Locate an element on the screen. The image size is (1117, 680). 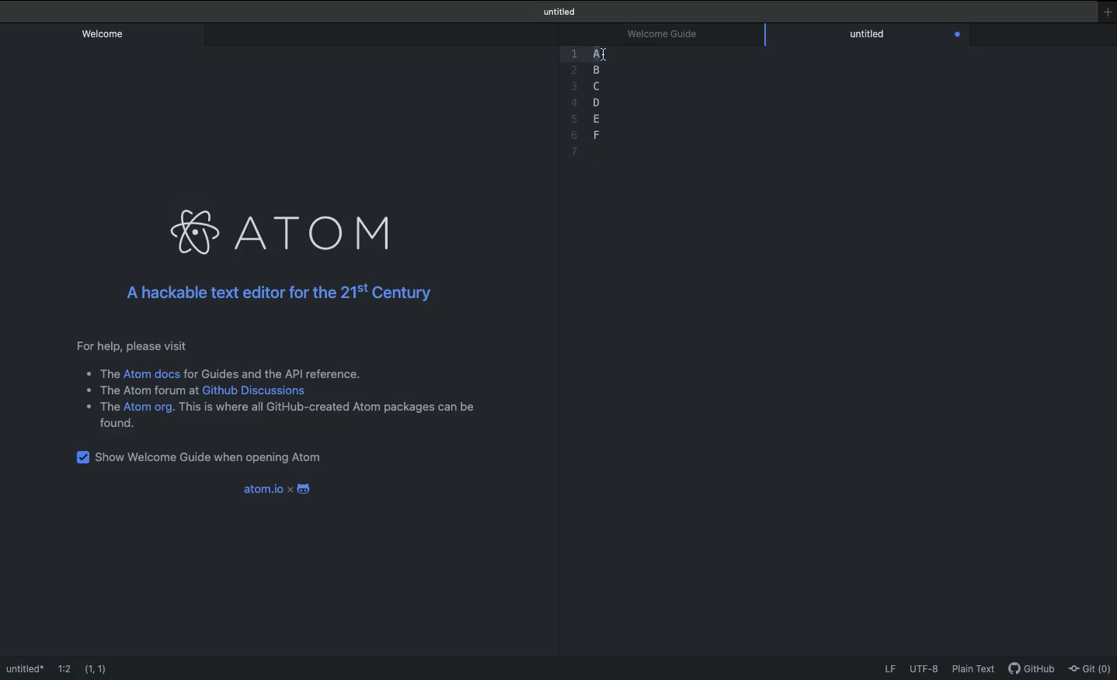
A hackable text editor  is located at coordinates (290, 294).